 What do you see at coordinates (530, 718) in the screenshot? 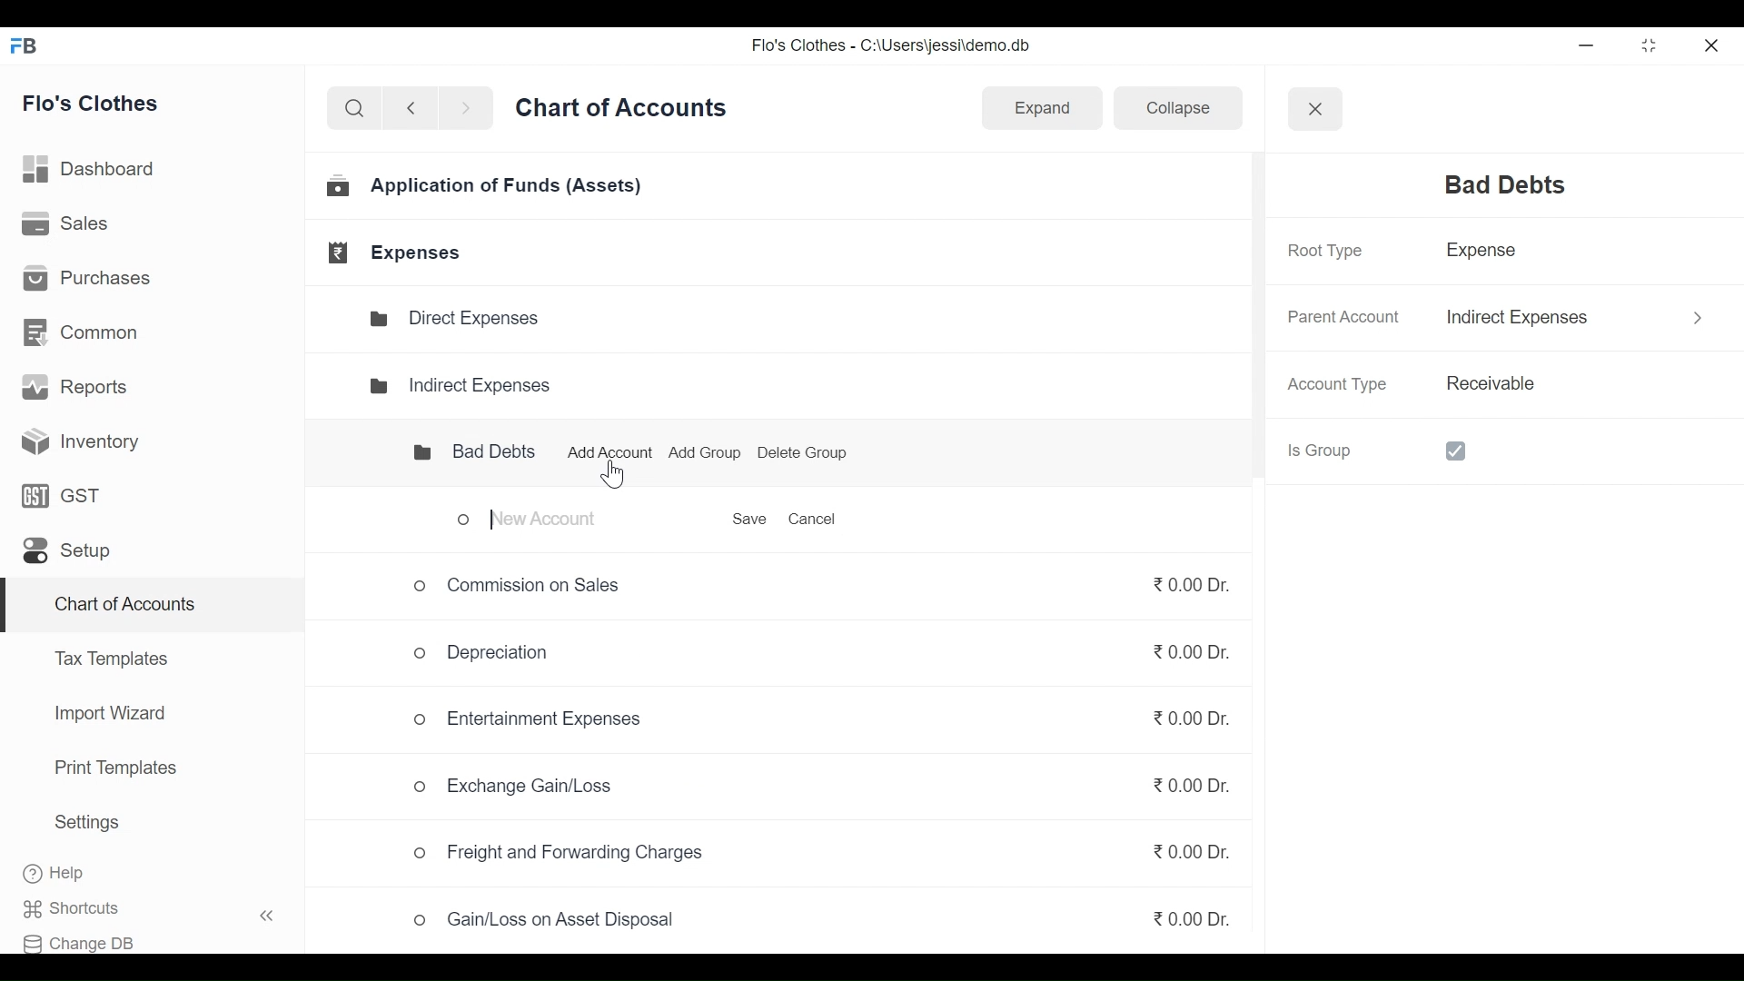
I see `Entertainment Expenses` at bounding box center [530, 718].